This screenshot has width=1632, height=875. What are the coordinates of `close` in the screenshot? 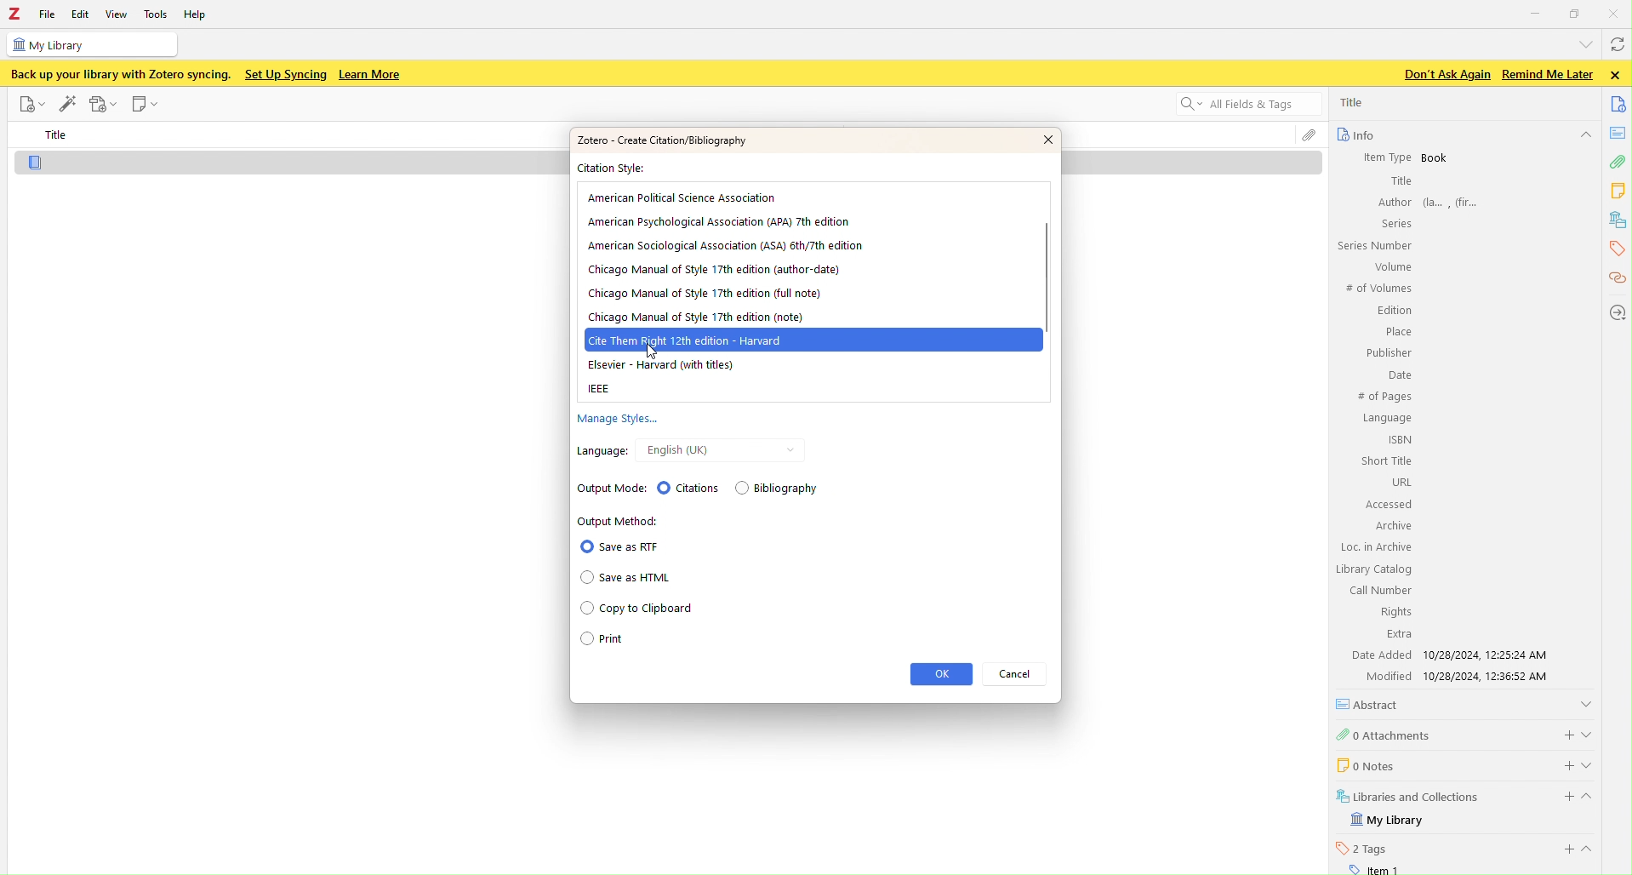 It's located at (1618, 75).